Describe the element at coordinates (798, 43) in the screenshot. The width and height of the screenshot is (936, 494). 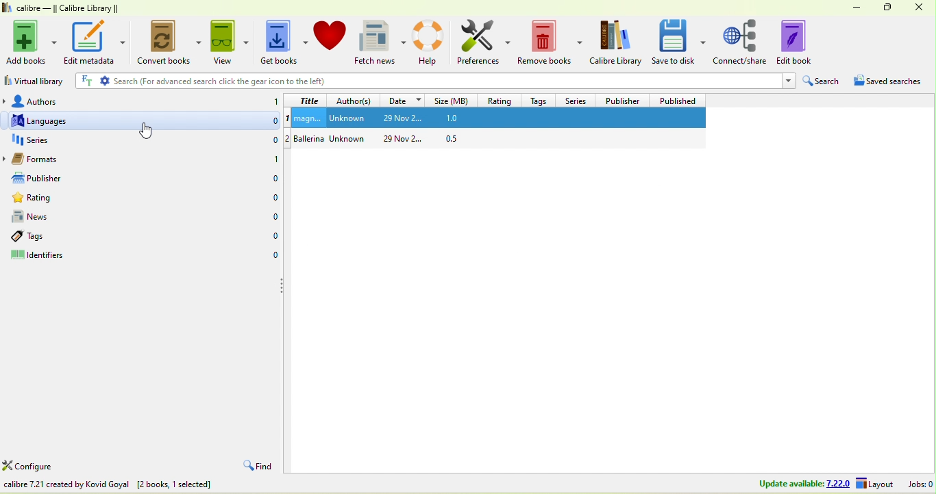
I see `edit book` at that location.